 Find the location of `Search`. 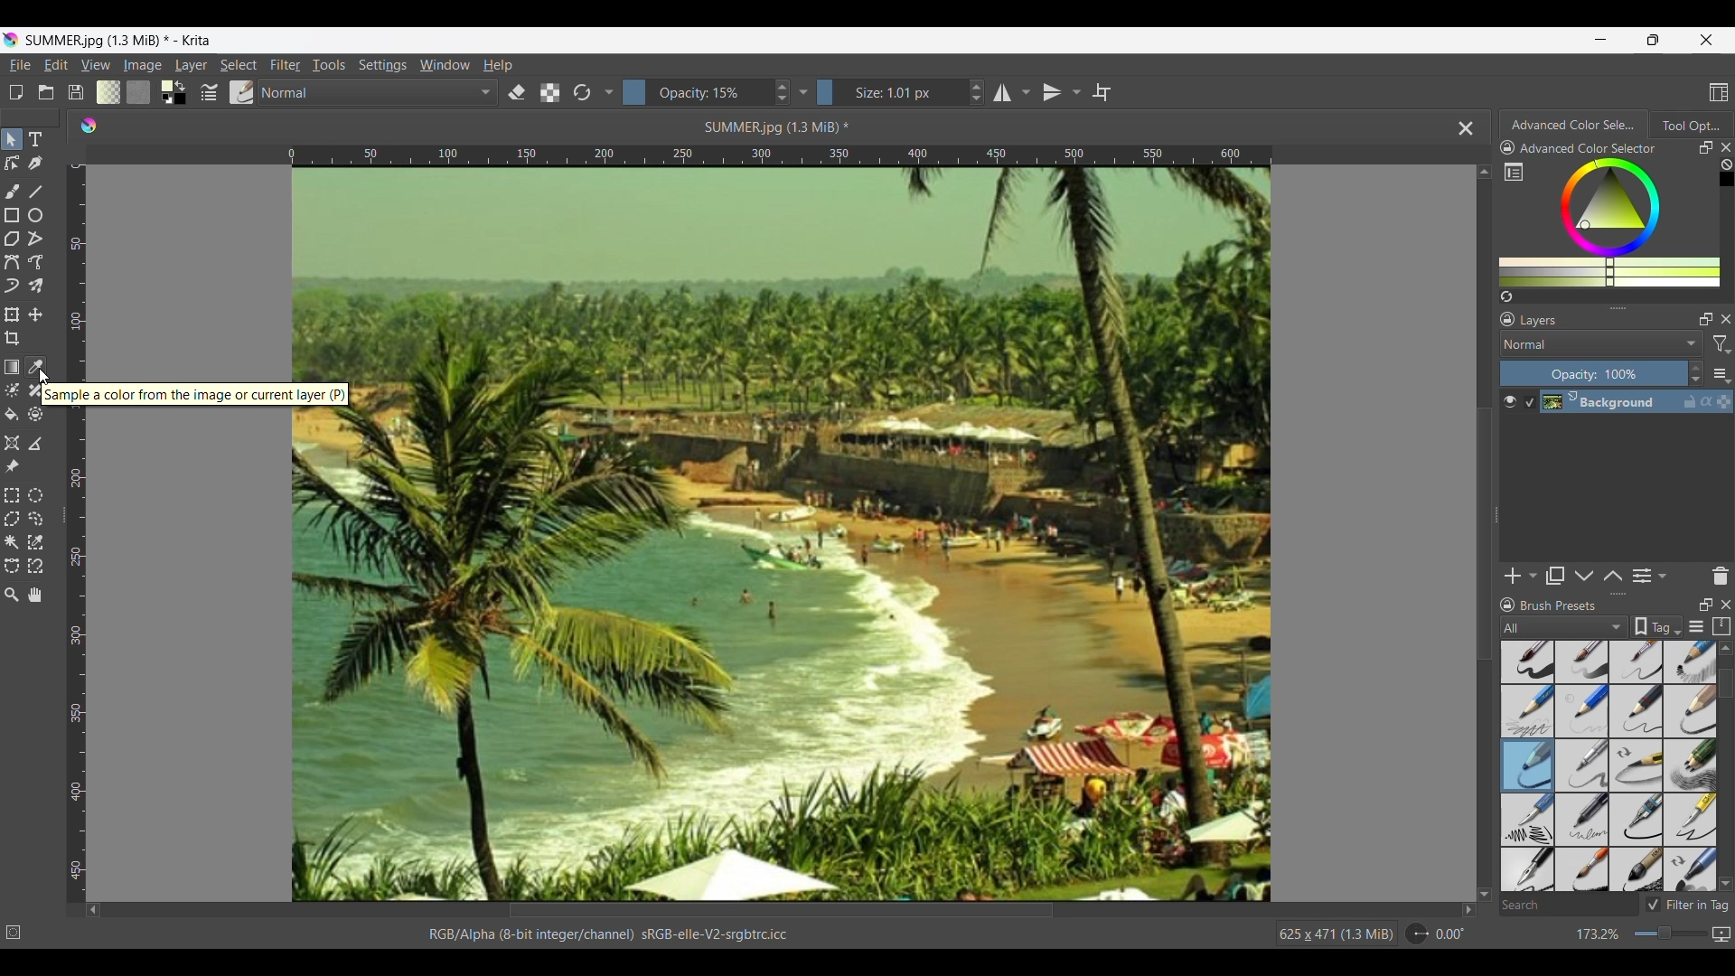

Search is located at coordinates (1568, 906).